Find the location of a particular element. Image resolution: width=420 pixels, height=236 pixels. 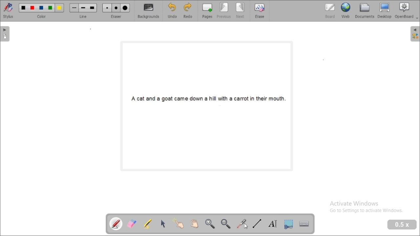

pages pane is located at coordinates (6, 34).